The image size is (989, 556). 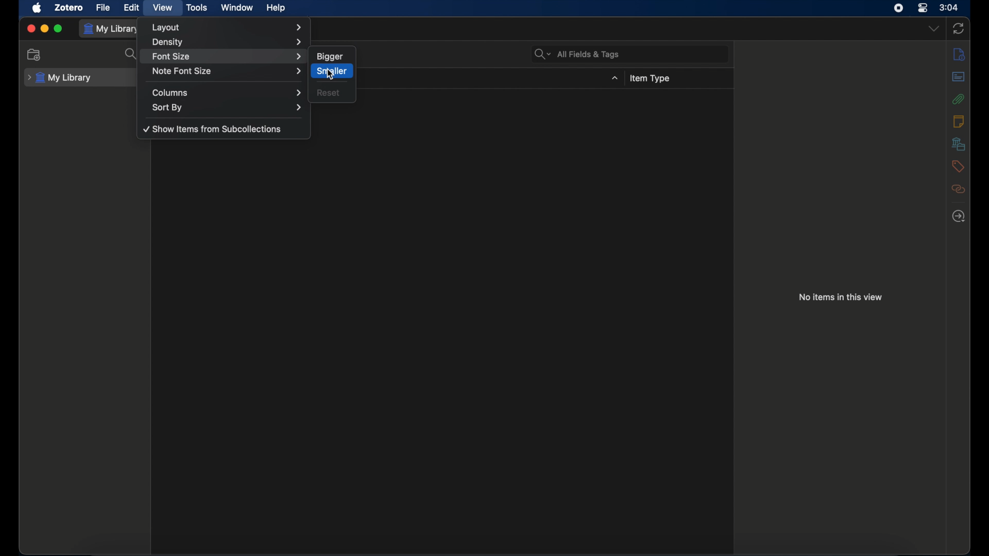 What do you see at coordinates (958, 189) in the screenshot?
I see `related` at bounding box center [958, 189].